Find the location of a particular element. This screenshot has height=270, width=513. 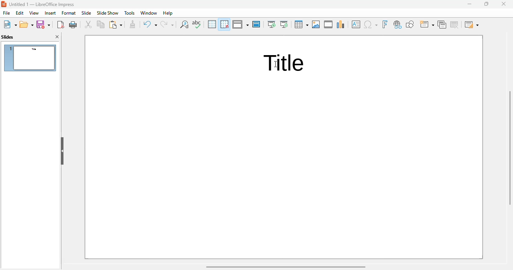

maximize is located at coordinates (487, 4).